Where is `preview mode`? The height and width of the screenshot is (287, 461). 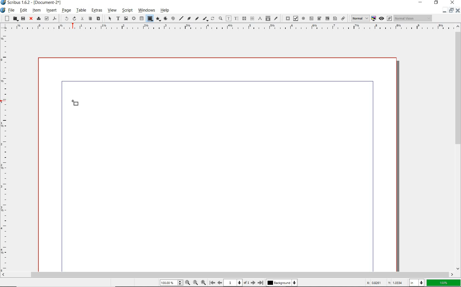 preview mode is located at coordinates (385, 18).